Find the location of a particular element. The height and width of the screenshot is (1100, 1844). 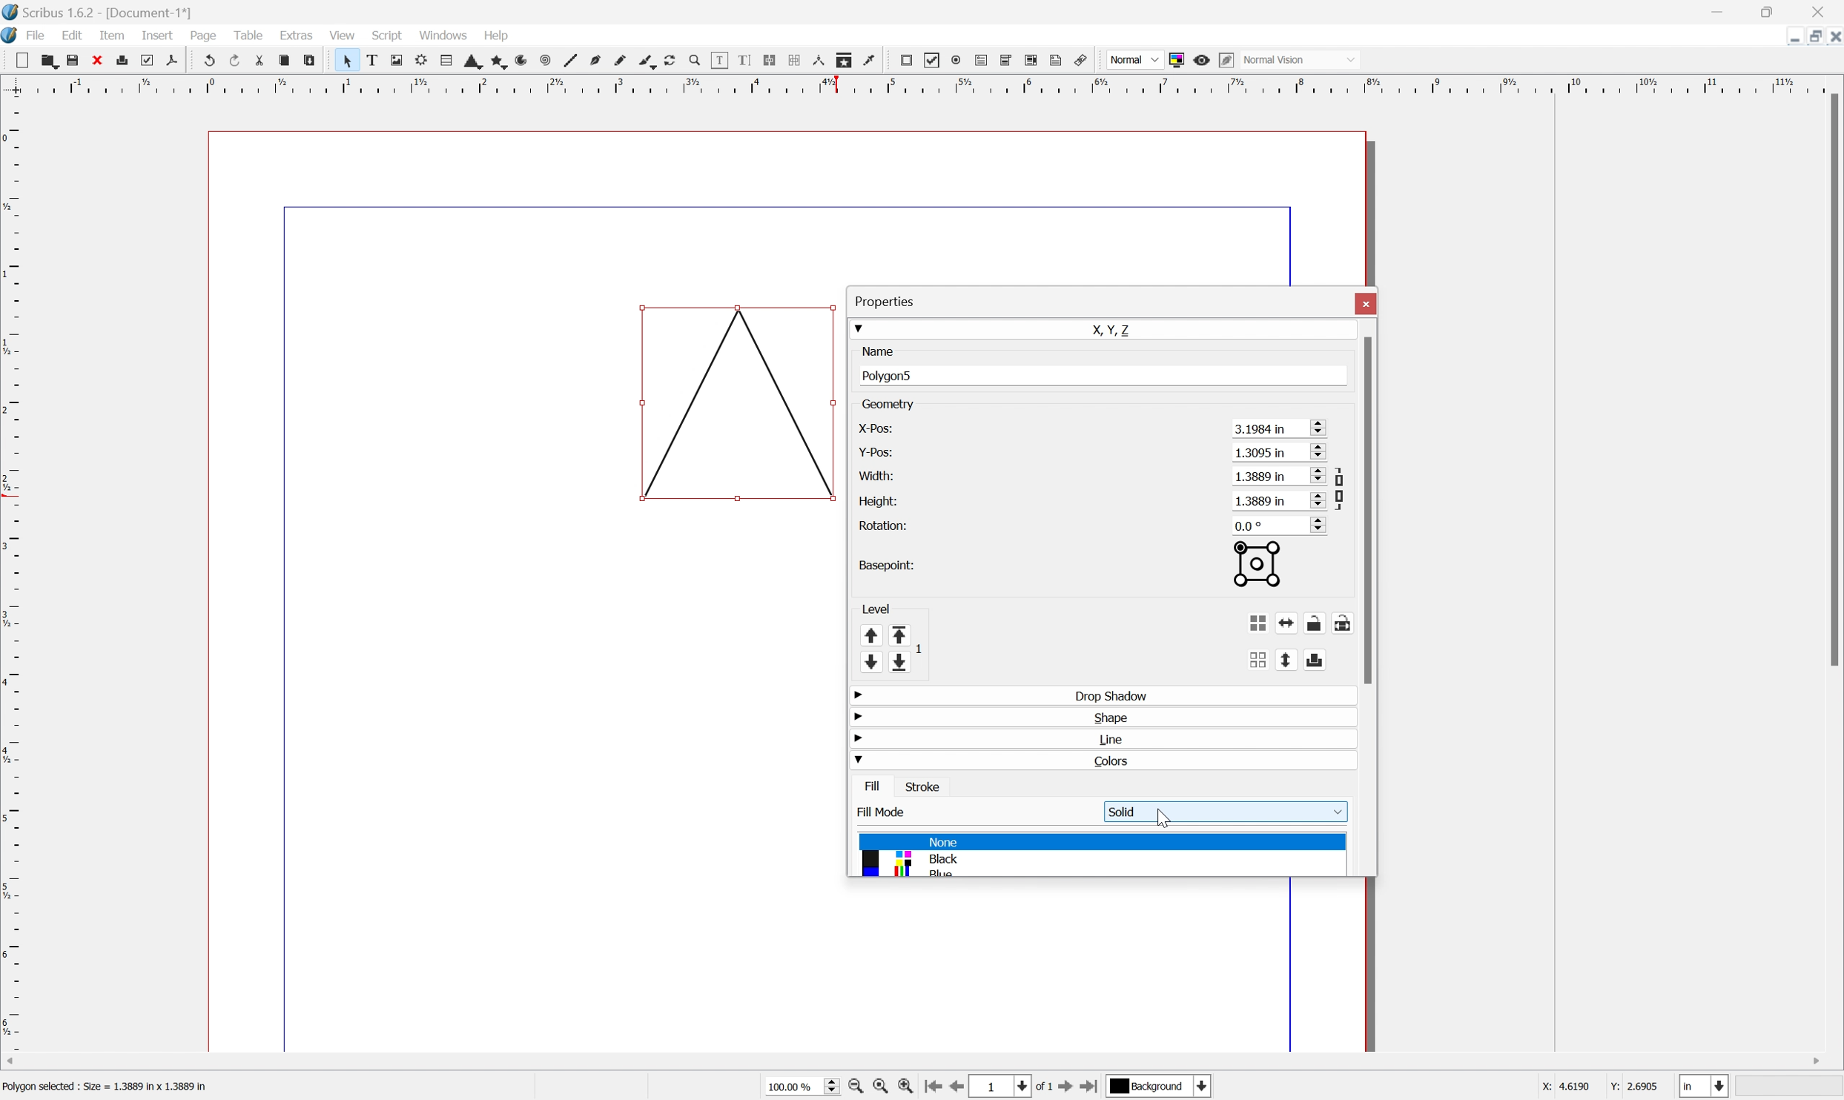

Enable disable exporting objects is located at coordinates (1334, 659).